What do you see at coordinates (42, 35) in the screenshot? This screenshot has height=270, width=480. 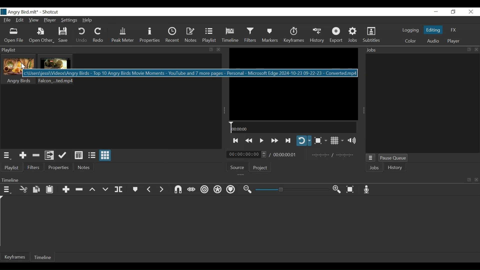 I see `Open Other` at bounding box center [42, 35].